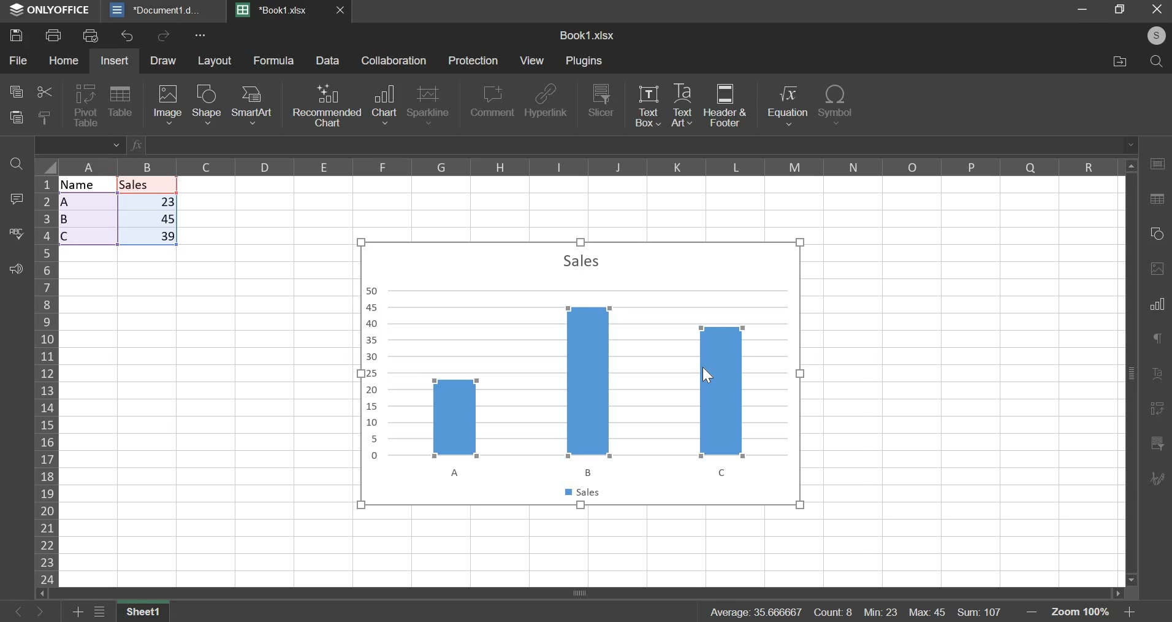 The width and height of the screenshot is (1172, 622). What do you see at coordinates (14, 164) in the screenshot?
I see `find` at bounding box center [14, 164].